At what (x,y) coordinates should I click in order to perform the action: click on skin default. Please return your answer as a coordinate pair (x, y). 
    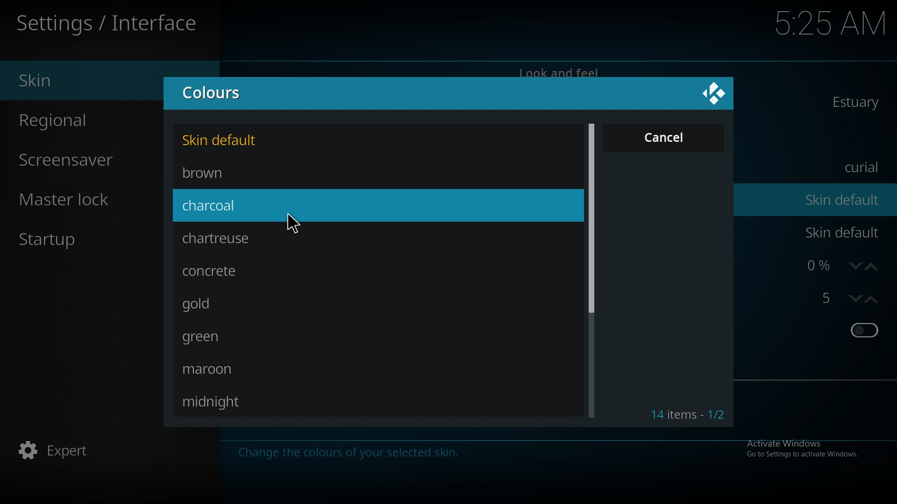
    Looking at the image, I should click on (228, 140).